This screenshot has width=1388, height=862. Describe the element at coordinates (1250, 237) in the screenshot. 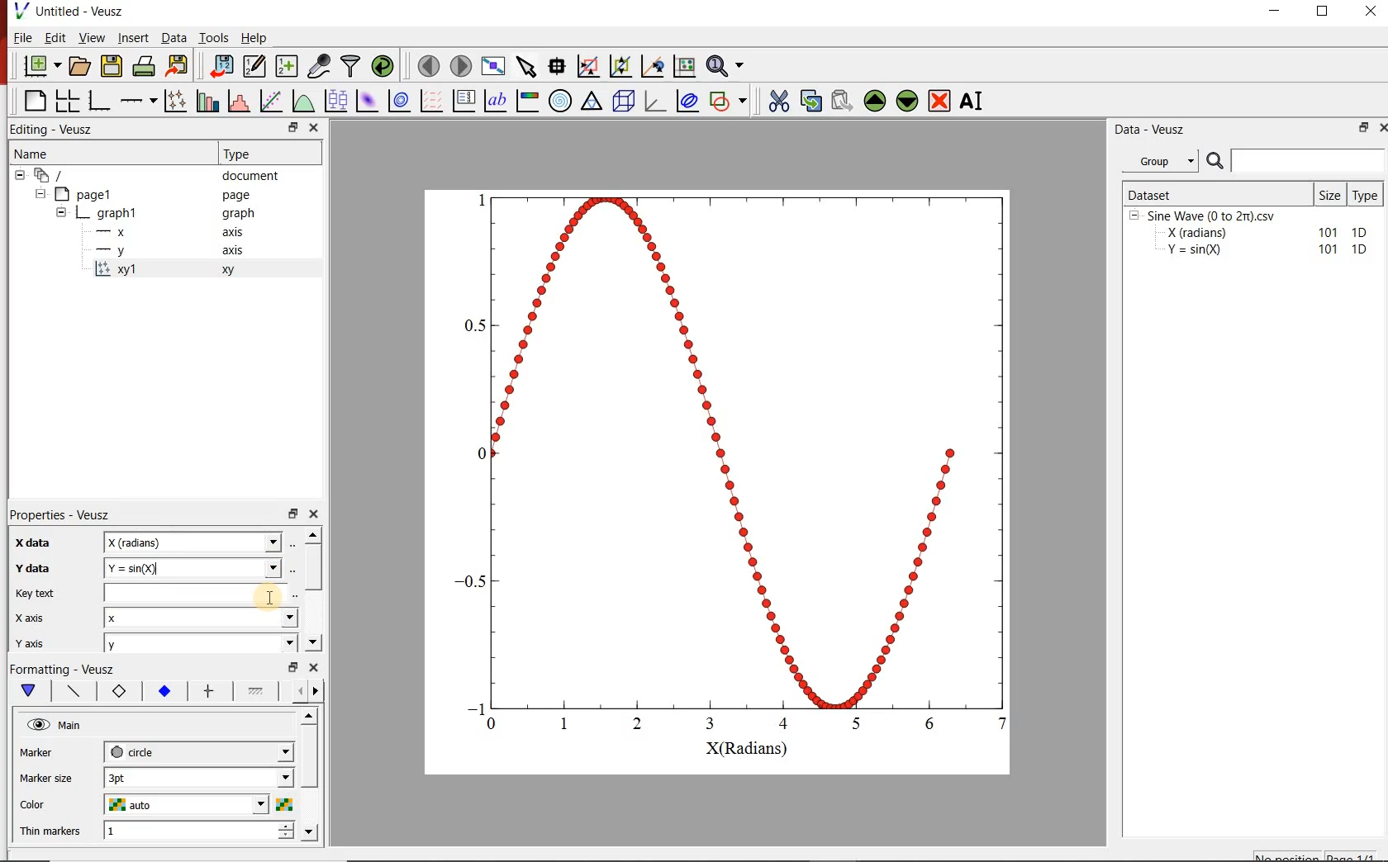

I see `Sine Wave (0 to 2m).csvX (radians) 101 1DY =sin(Q) 101 1D` at that location.